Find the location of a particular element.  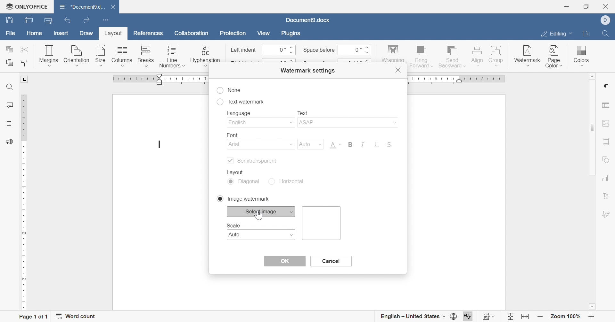

line numbers is located at coordinates (172, 58).